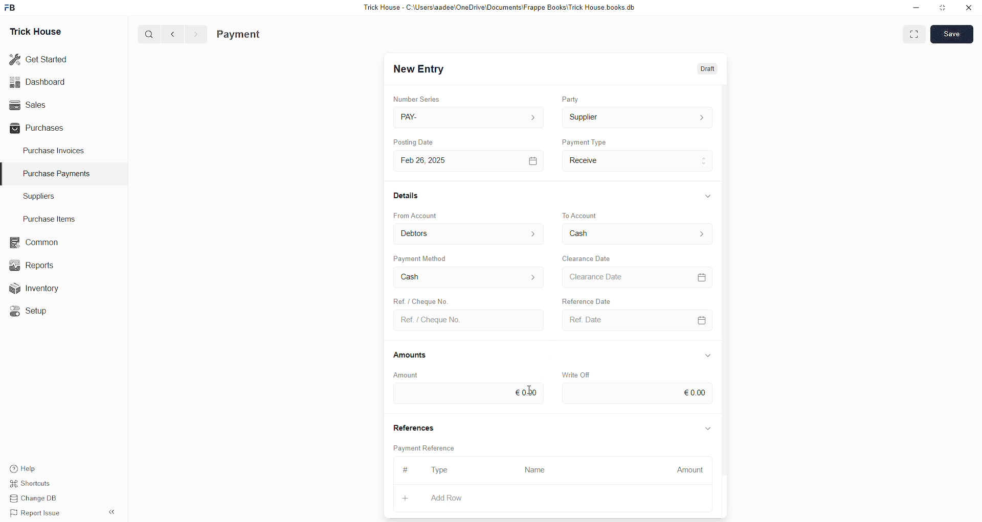 The image size is (982, 522). What do you see at coordinates (636, 234) in the screenshot?
I see `Cash` at bounding box center [636, 234].